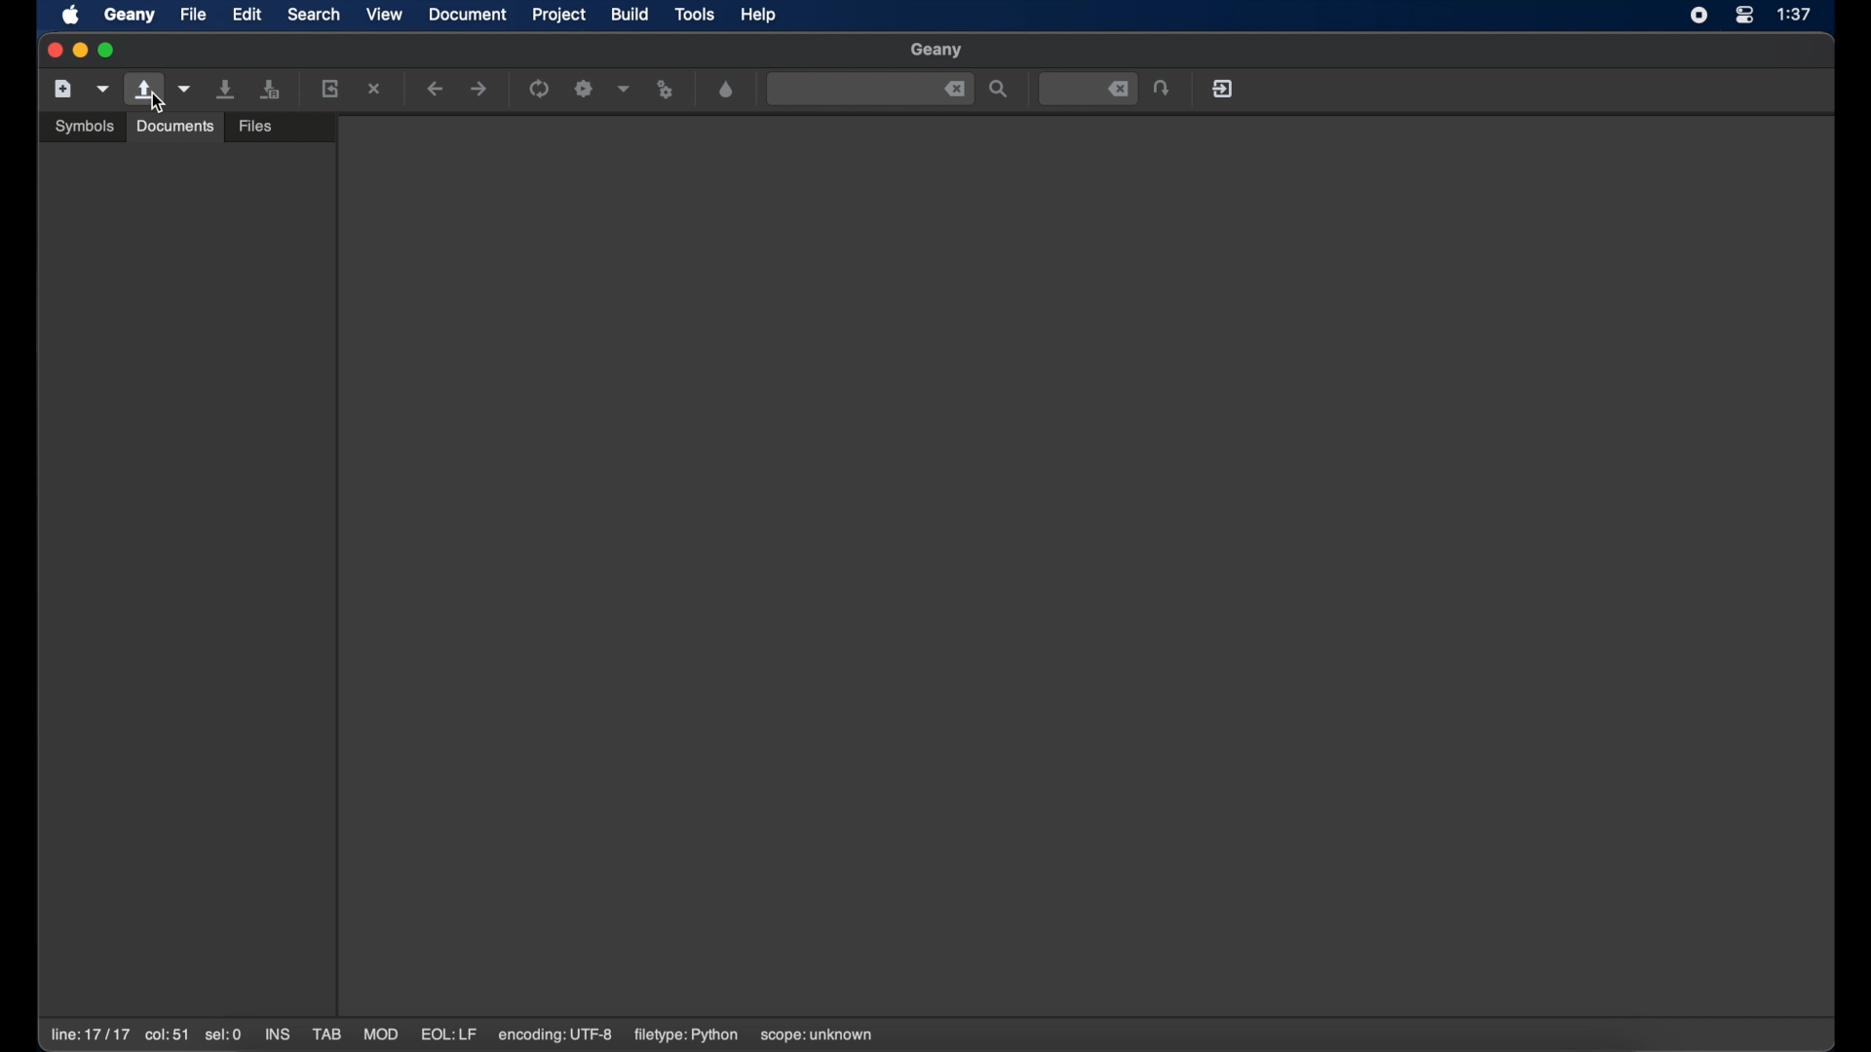  What do you see at coordinates (624, 89) in the screenshot?
I see `choose more build actions` at bounding box center [624, 89].